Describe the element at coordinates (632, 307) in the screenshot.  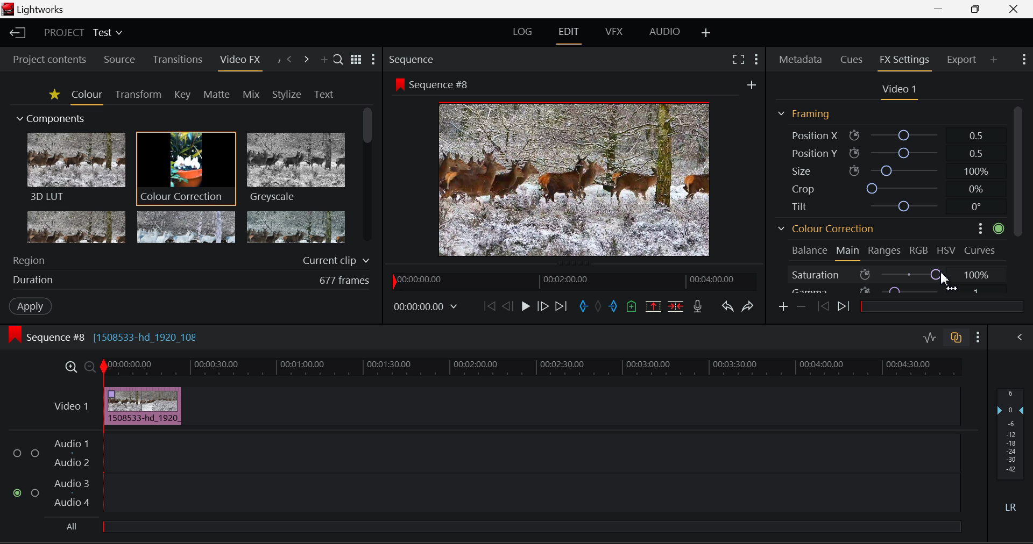
I see `Mark Cue` at that location.